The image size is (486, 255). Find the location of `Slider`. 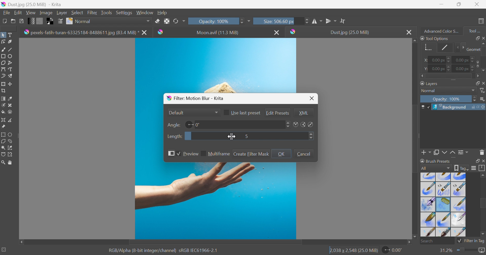

Slider is located at coordinates (475, 99).